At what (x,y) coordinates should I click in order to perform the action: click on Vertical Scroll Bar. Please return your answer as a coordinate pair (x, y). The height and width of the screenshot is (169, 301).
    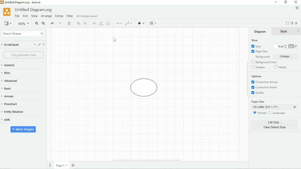
    Looking at the image, I should click on (247, 94).